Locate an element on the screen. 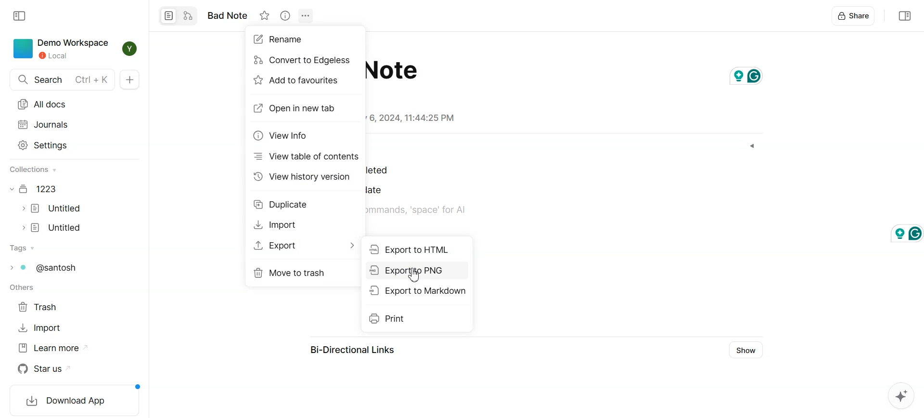  Assistant is located at coordinates (900, 396).